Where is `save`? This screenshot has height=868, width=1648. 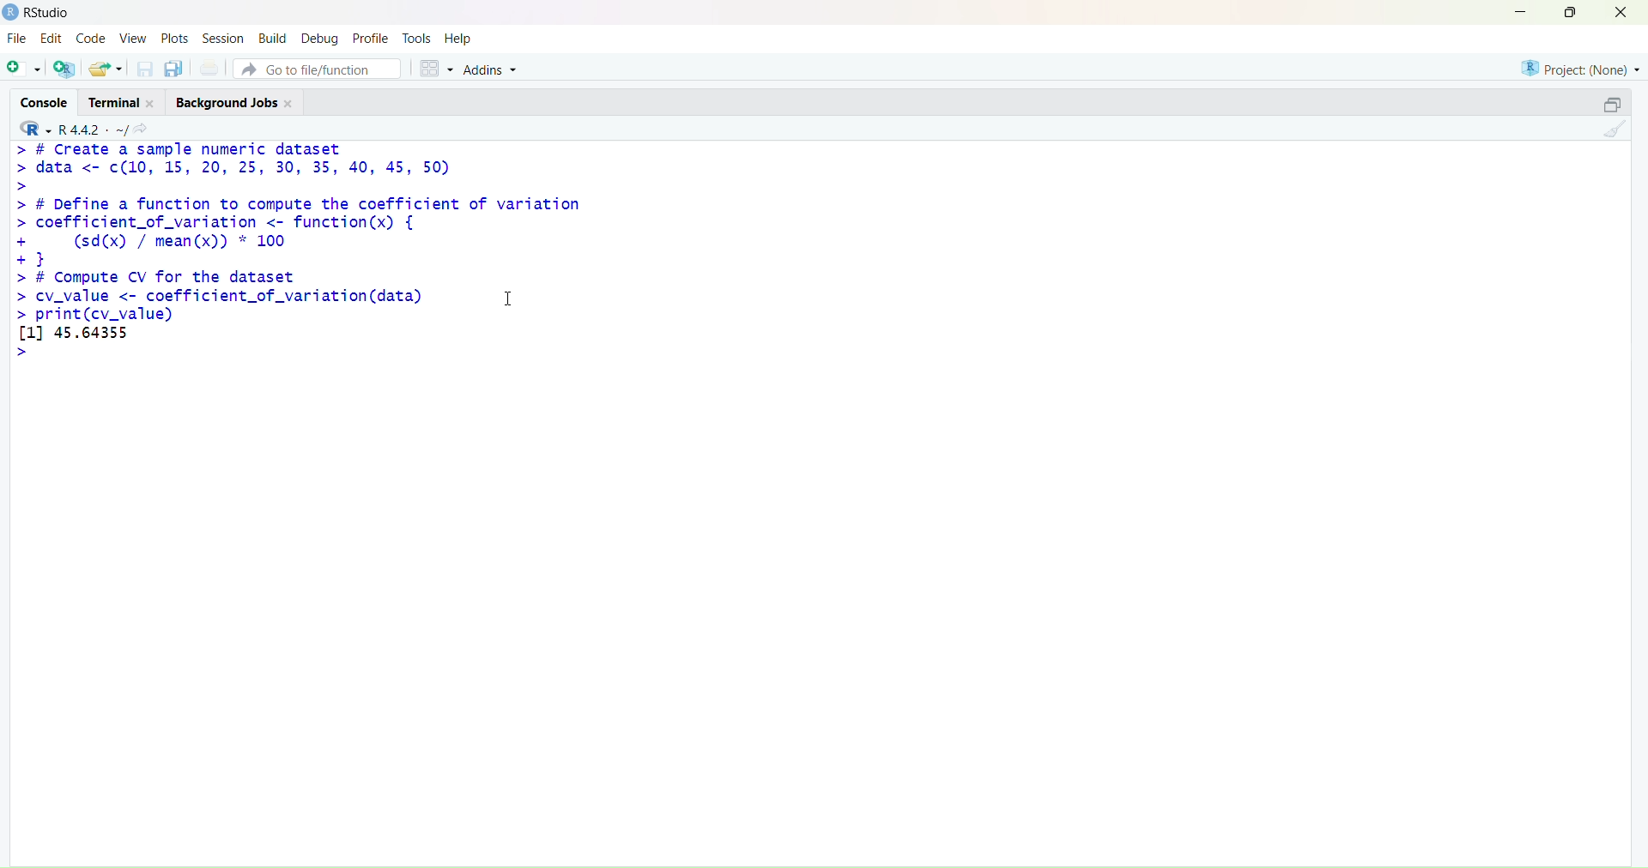 save is located at coordinates (146, 69).